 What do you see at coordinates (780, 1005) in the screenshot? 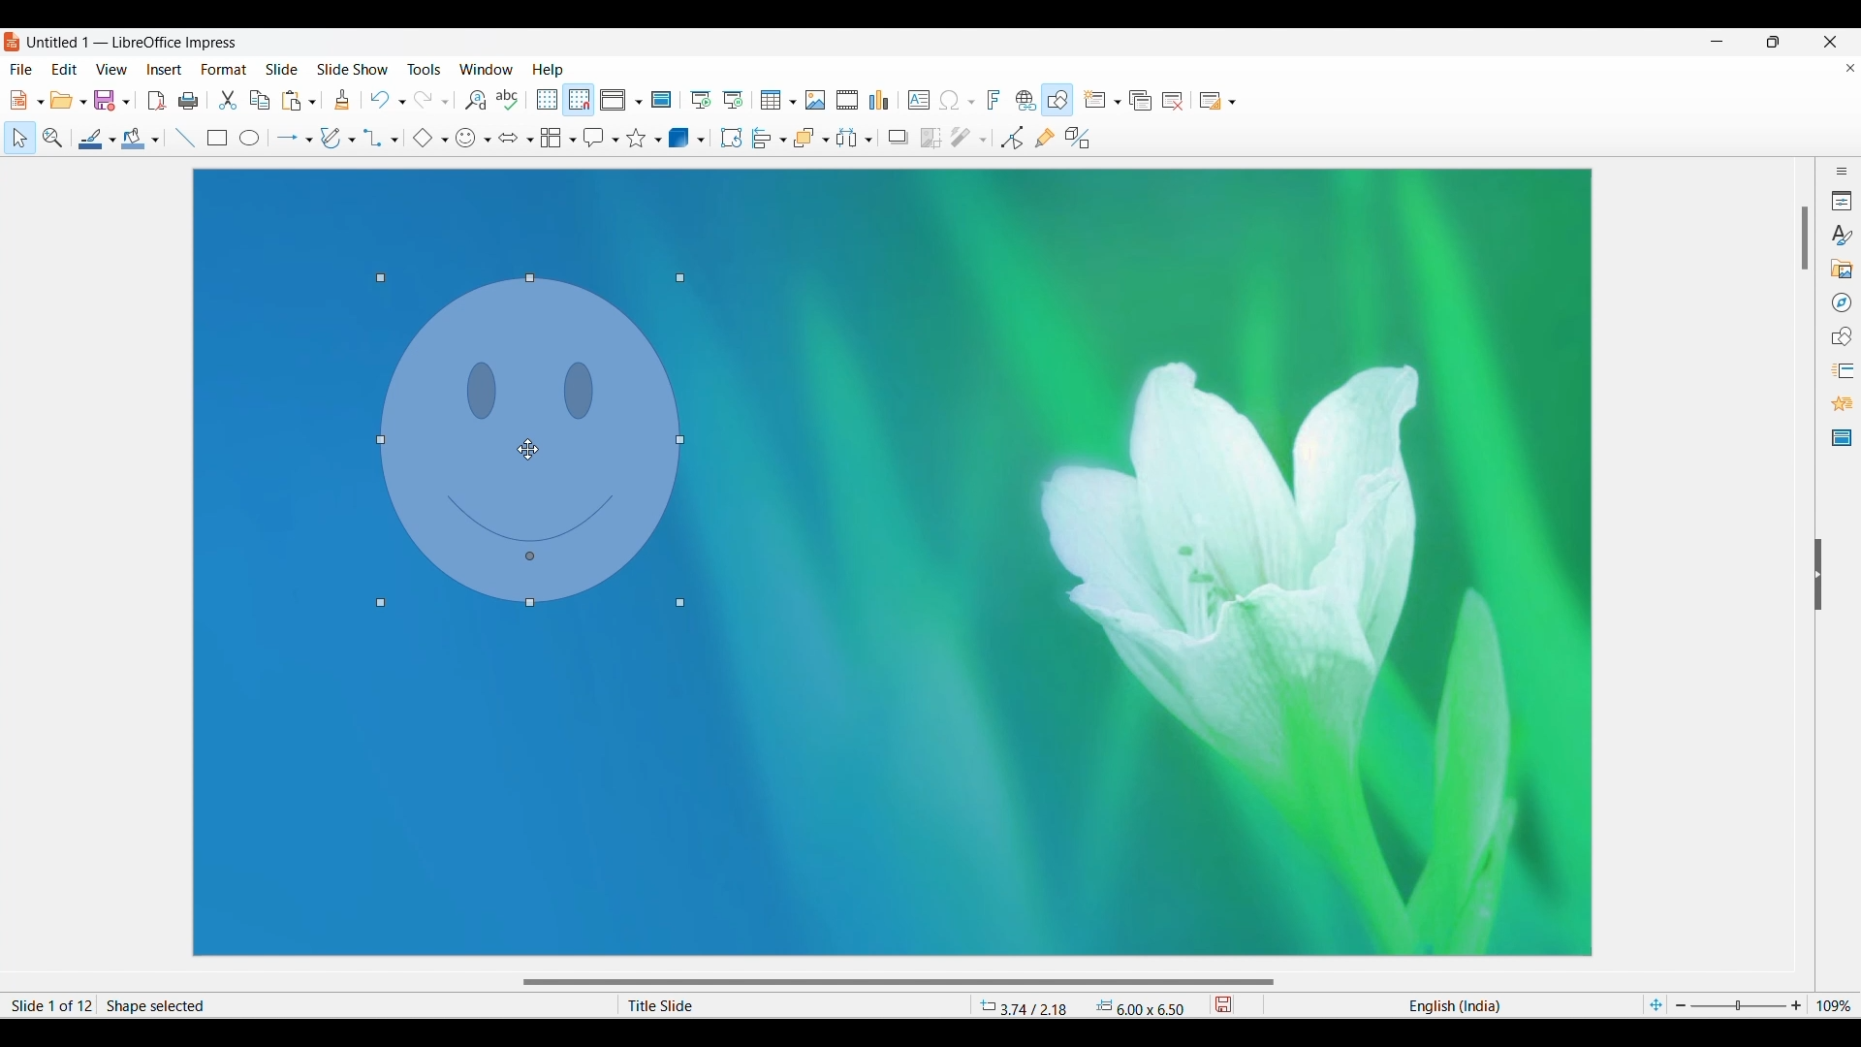
I see `Title Slide` at bounding box center [780, 1005].